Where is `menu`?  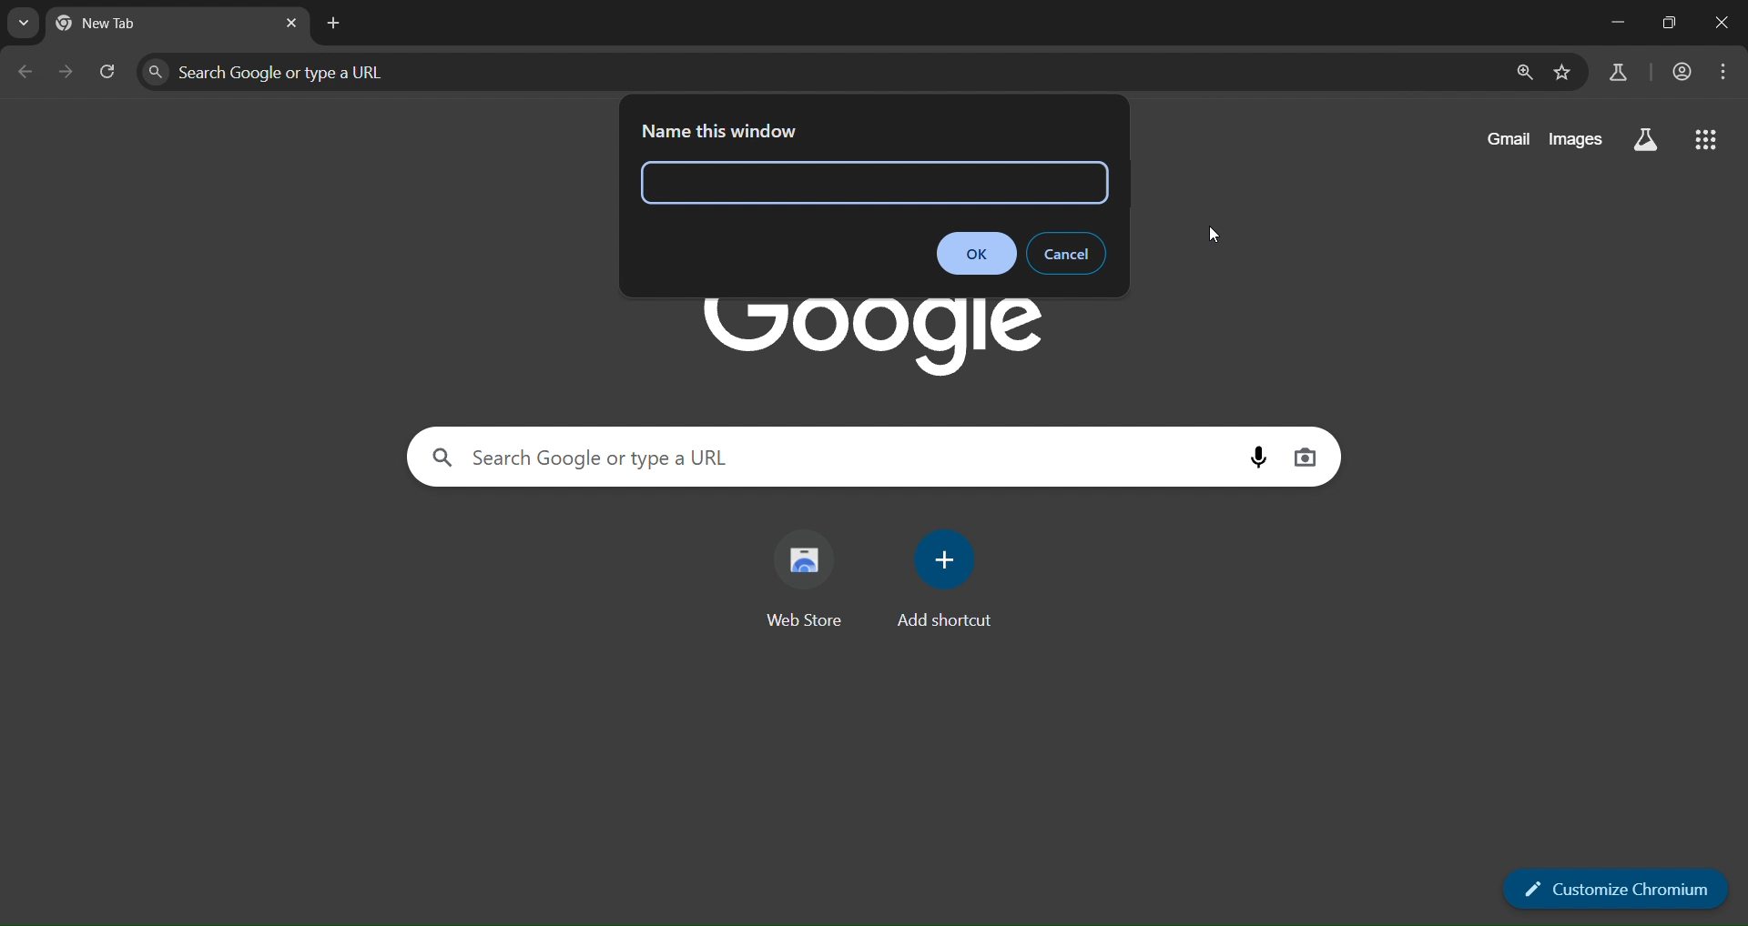
menu is located at coordinates (1727, 73).